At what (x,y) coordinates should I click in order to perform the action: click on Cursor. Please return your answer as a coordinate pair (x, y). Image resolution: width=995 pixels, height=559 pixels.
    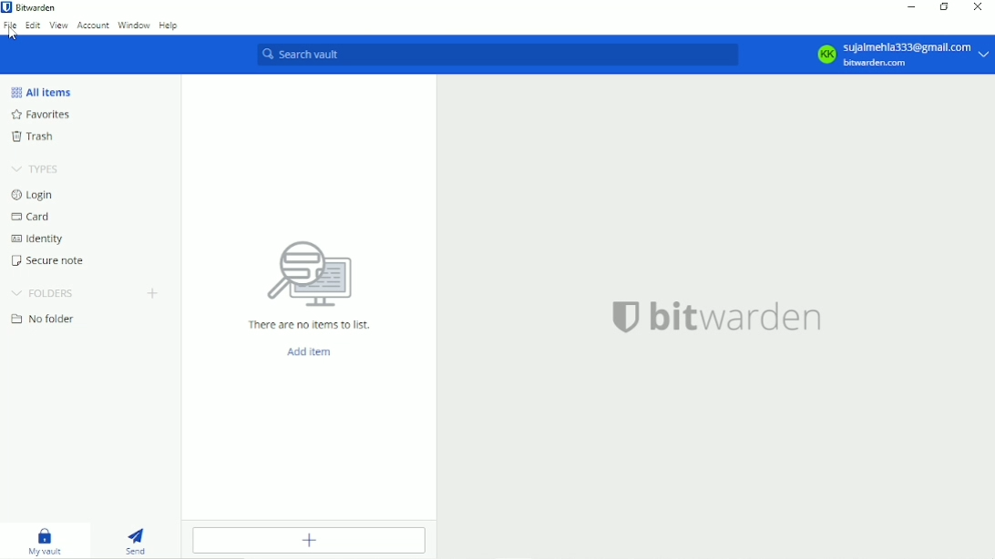
    Looking at the image, I should click on (13, 34).